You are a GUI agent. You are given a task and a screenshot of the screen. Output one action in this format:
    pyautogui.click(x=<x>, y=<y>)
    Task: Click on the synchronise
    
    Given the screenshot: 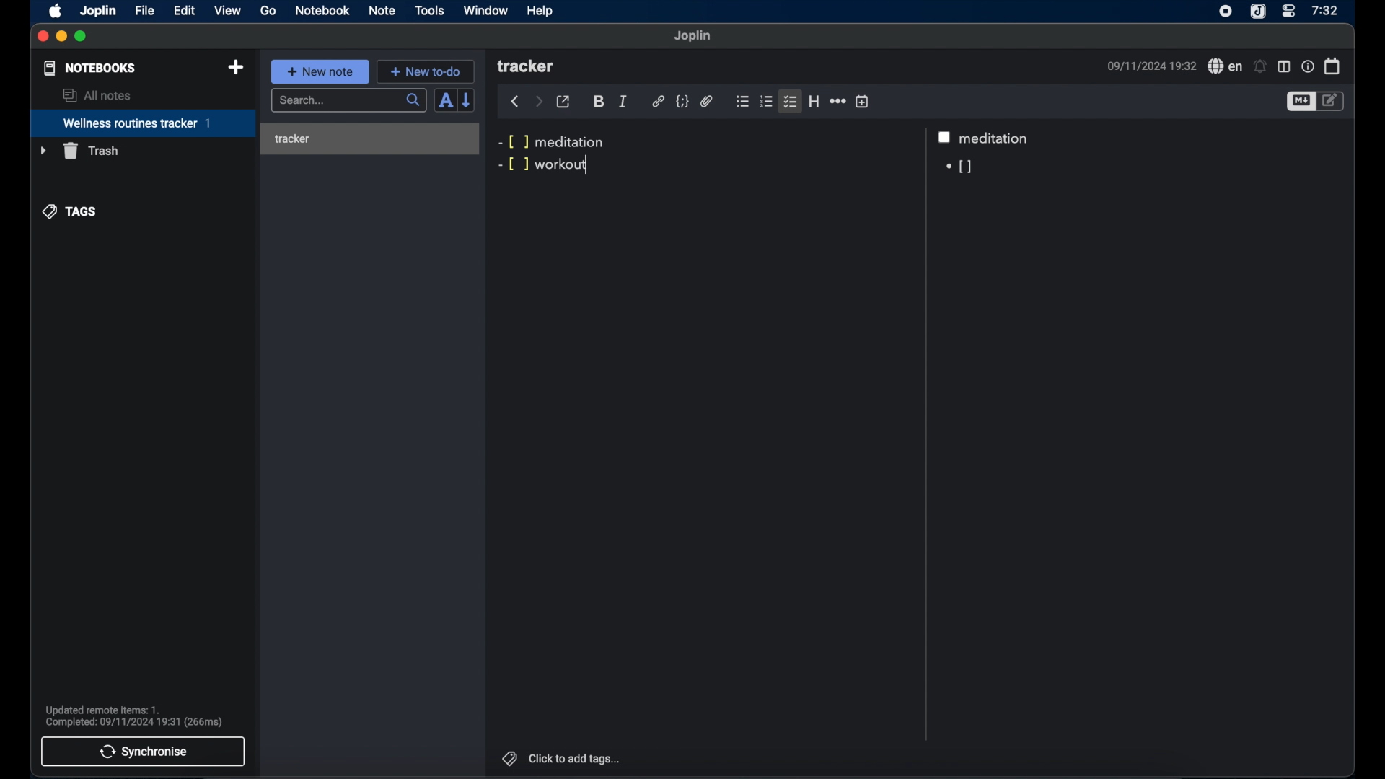 What is the action you would take?
    pyautogui.click(x=144, y=752)
    